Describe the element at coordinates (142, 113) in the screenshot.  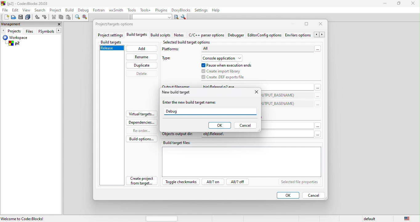
I see `virtual targets` at that location.